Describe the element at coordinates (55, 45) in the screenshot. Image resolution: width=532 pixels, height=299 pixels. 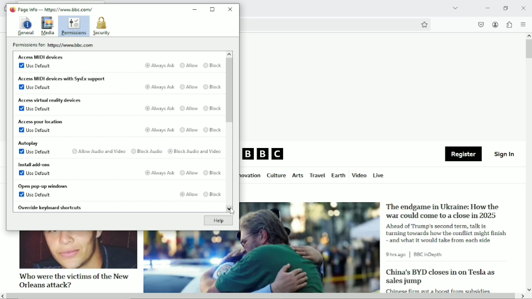
I see `Permissions tor https://www.bbc.com` at that location.